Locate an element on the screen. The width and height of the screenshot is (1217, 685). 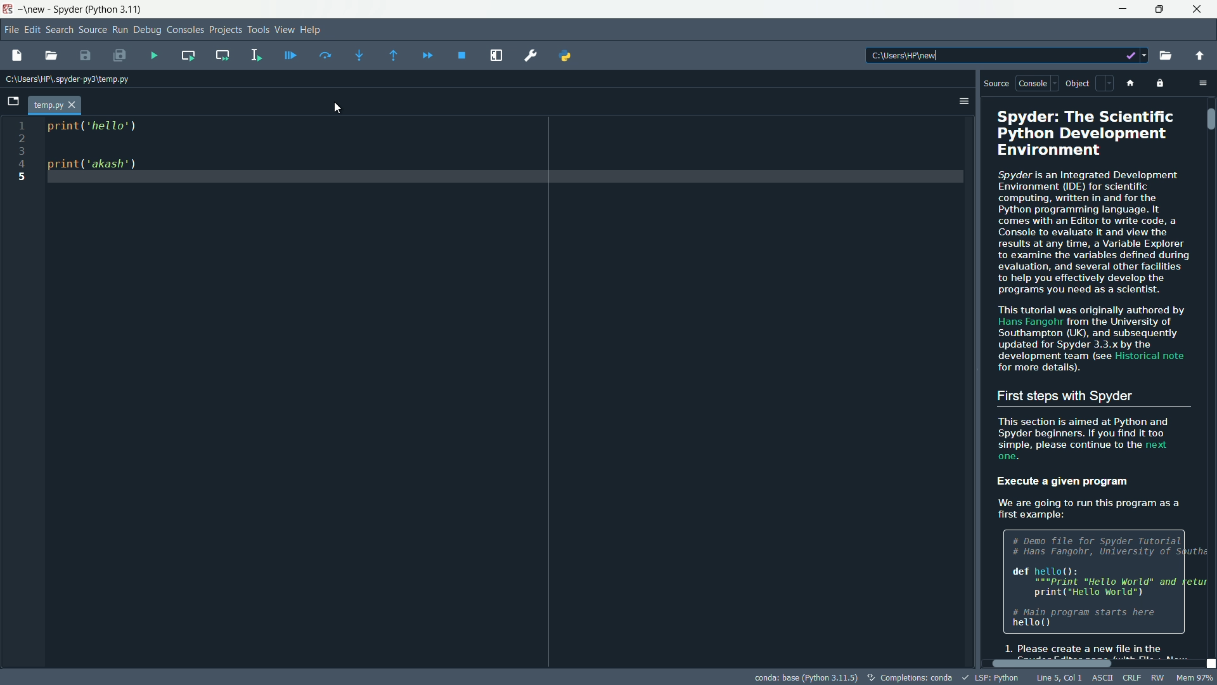
help menu is located at coordinates (313, 30).